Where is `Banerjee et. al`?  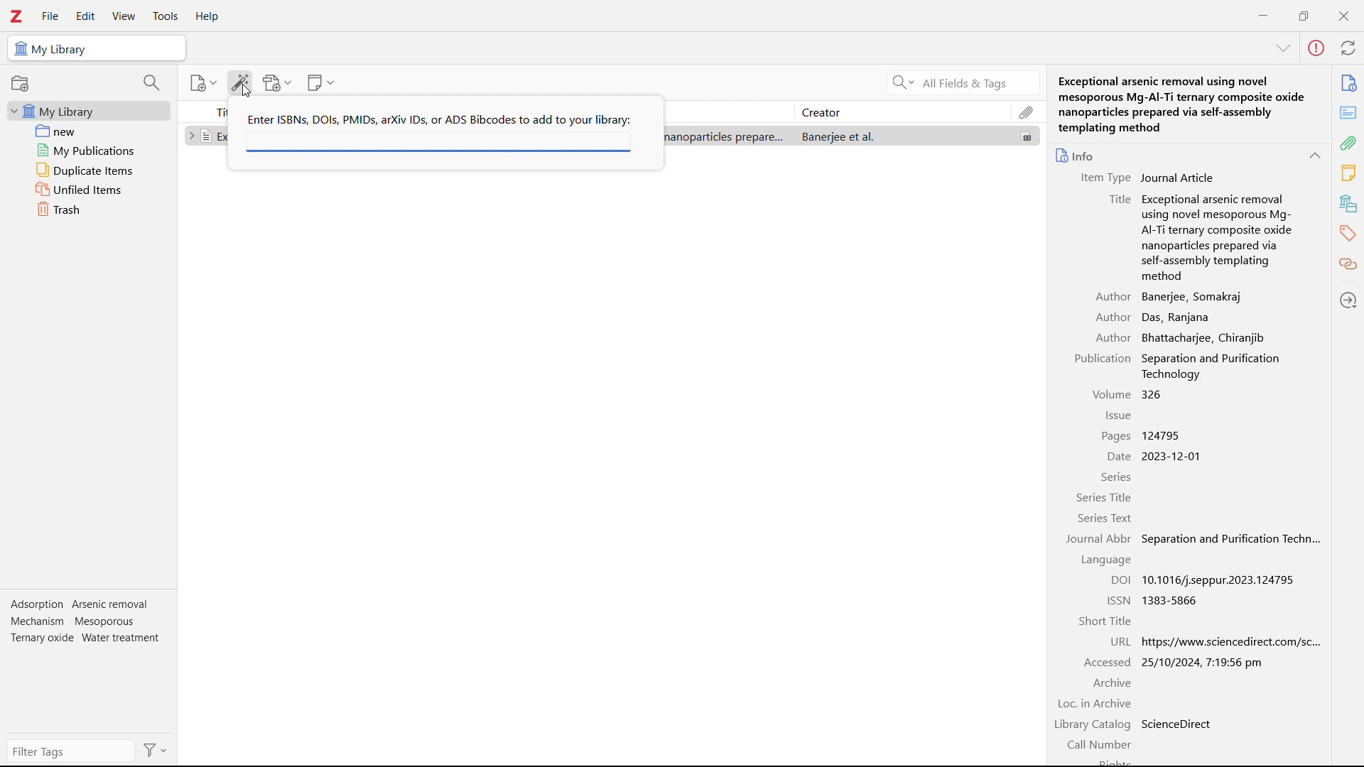 Banerjee et. al is located at coordinates (901, 136).